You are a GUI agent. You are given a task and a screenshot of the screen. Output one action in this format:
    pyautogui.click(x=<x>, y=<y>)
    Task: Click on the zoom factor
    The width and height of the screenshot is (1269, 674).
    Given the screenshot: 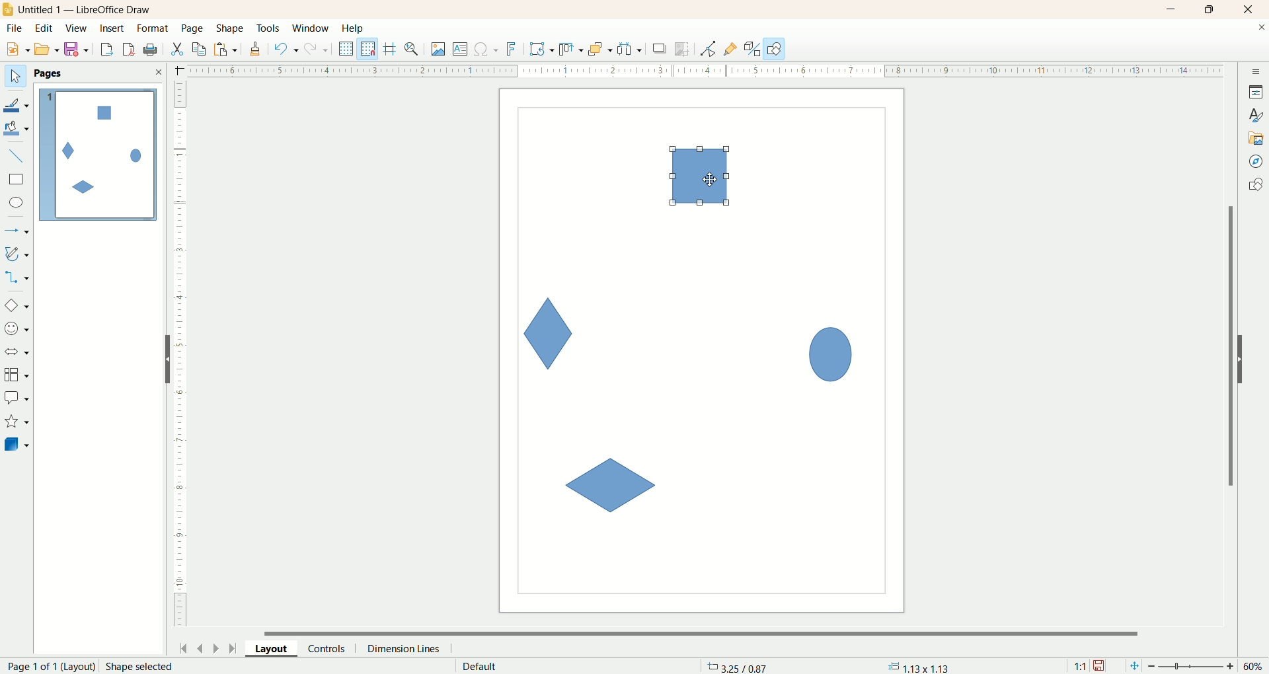 What is the action you would take?
    pyautogui.click(x=1193, y=667)
    